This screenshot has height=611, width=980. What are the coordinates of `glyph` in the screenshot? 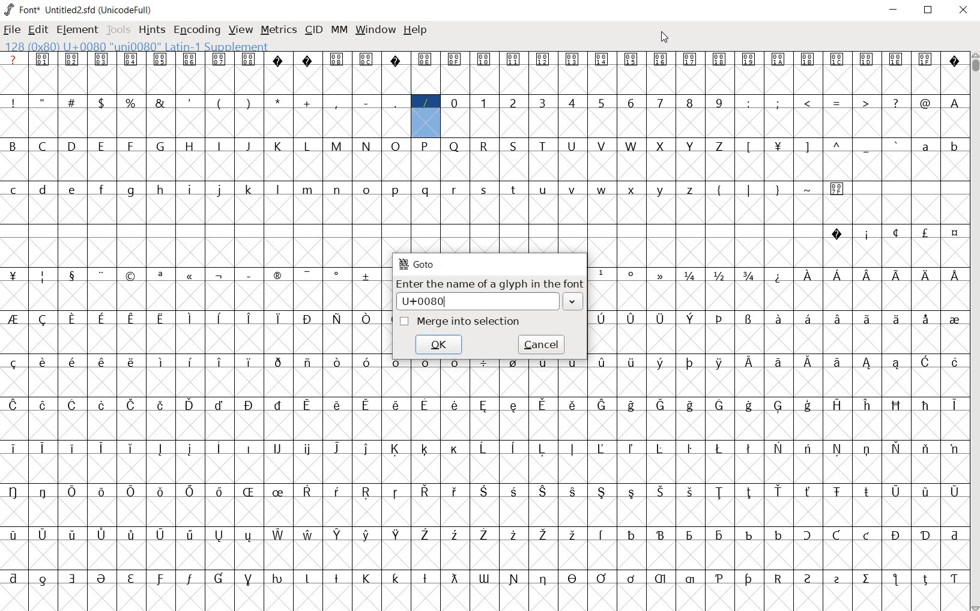 It's located at (778, 103).